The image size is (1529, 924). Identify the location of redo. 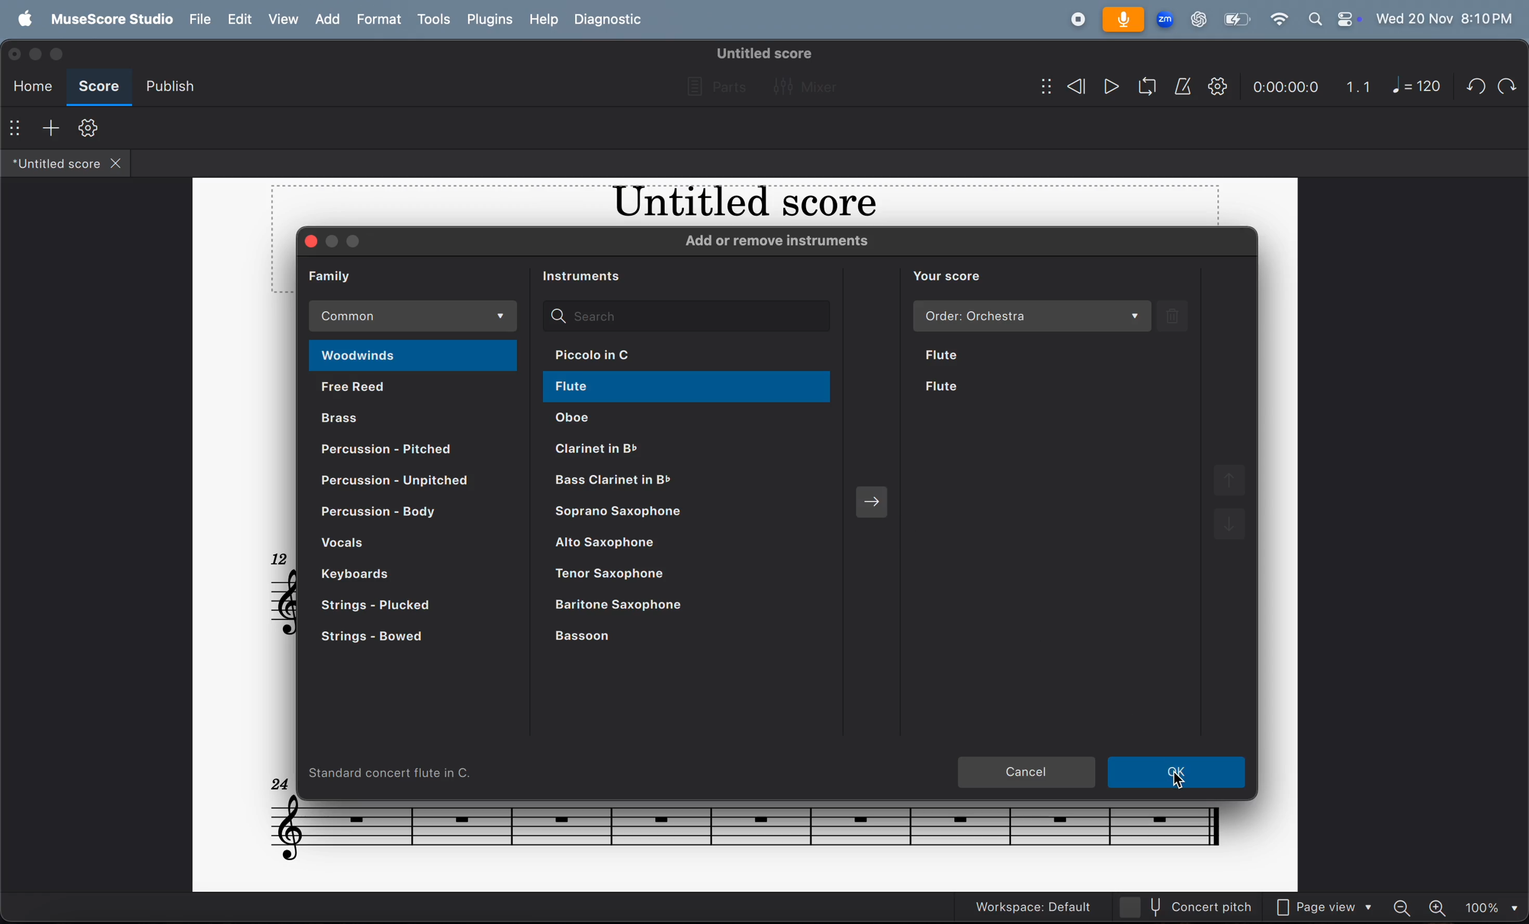
(1511, 89).